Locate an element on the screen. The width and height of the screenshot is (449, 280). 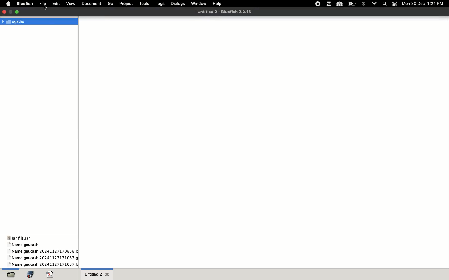
tools is located at coordinates (145, 3).